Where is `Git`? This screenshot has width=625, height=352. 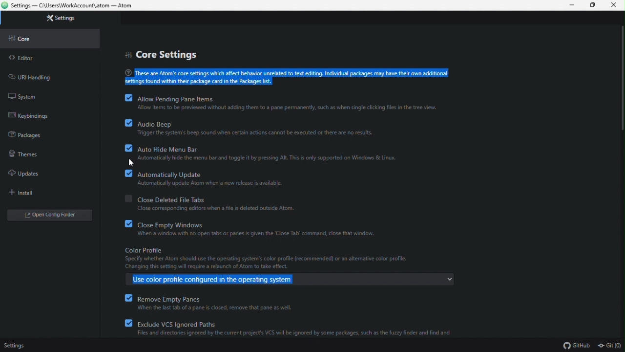
Git is located at coordinates (611, 344).